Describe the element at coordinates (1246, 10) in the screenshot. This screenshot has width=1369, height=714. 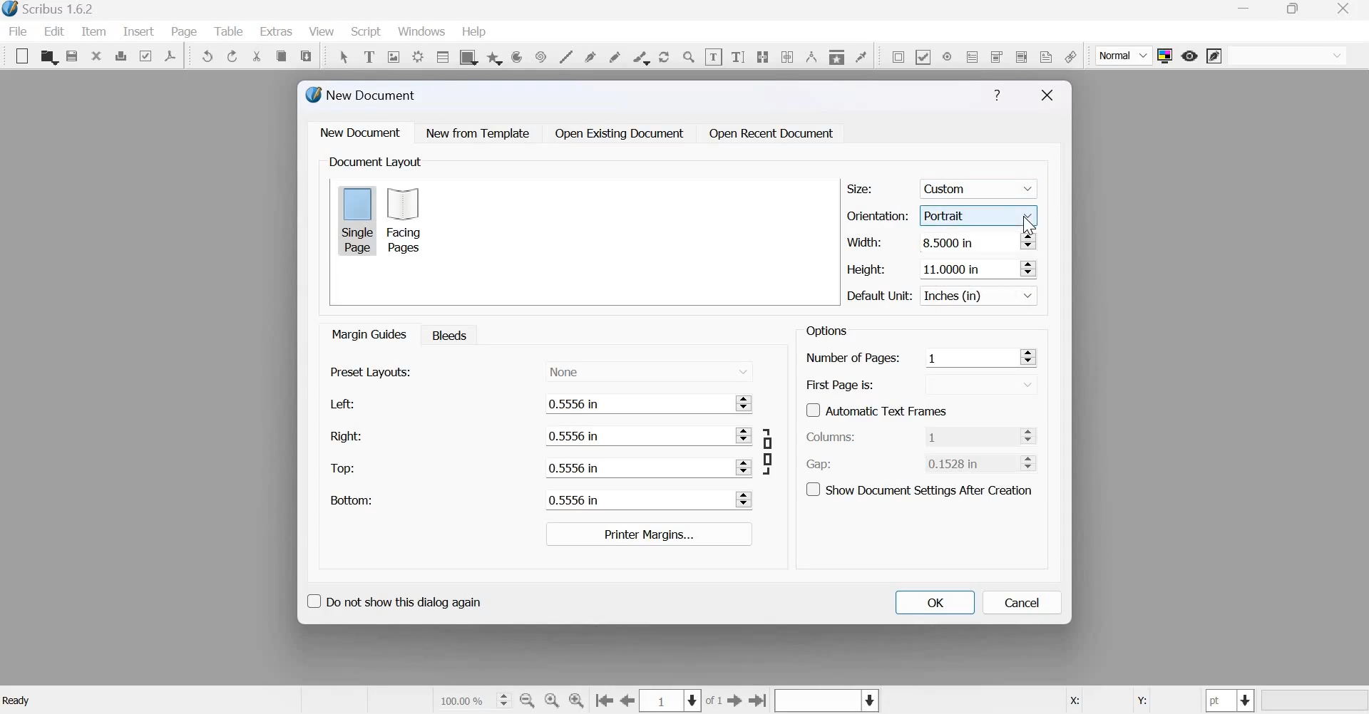
I see `minimize` at that location.